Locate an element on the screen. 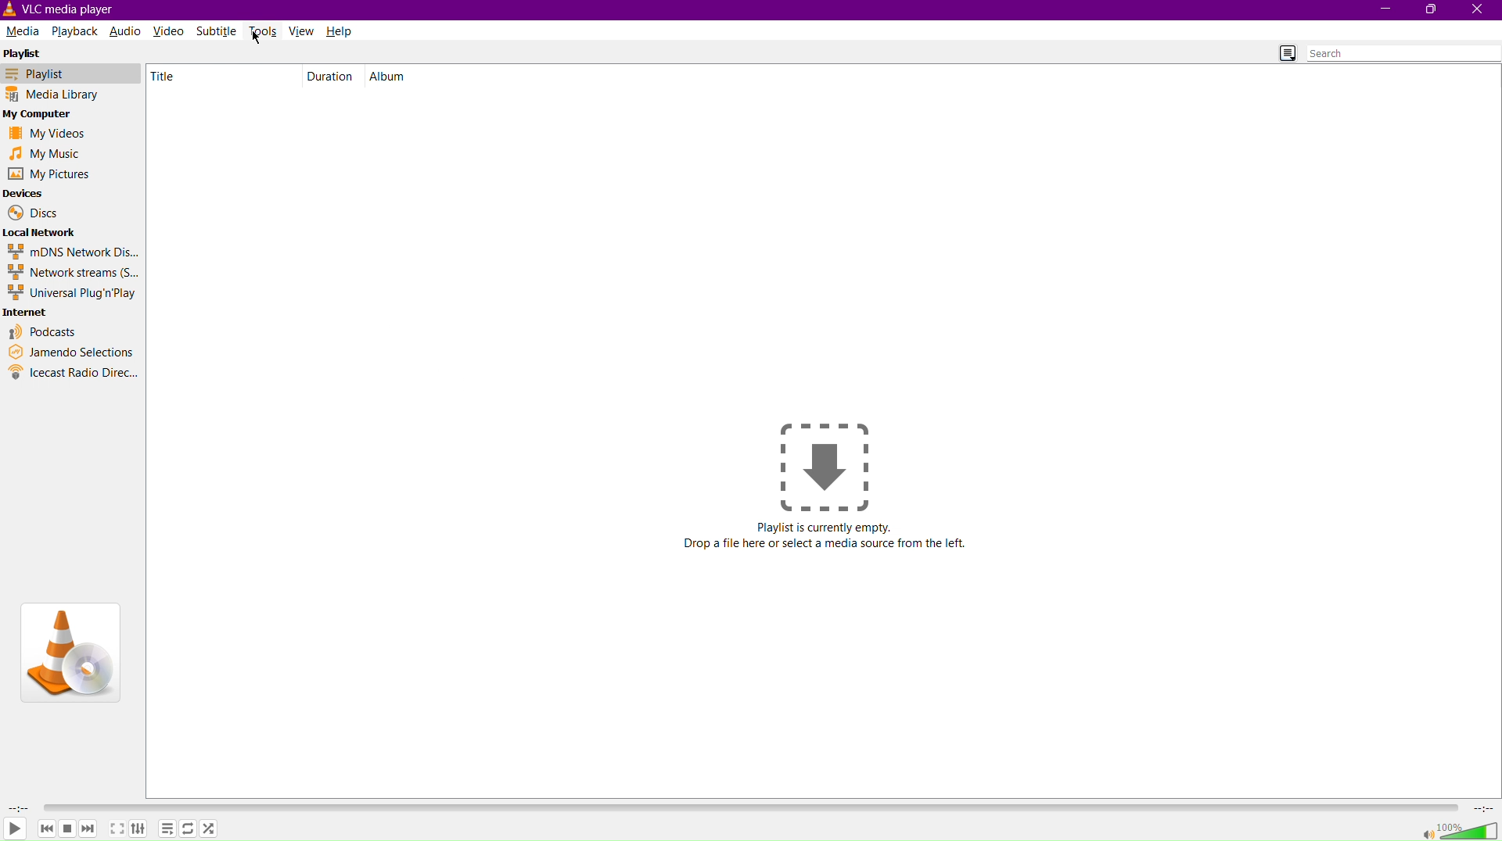  Subtitle is located at coordinates (221, 31).